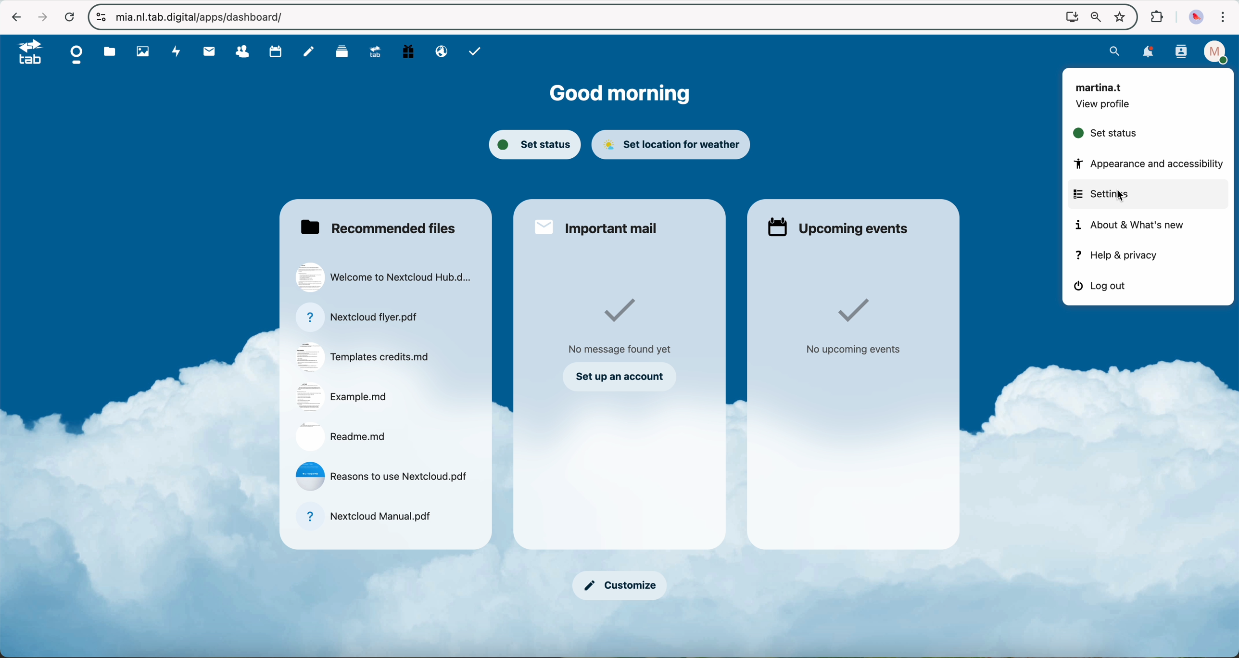 The image size is (1239, 658). I want to click on calendar, so click(277, 52).